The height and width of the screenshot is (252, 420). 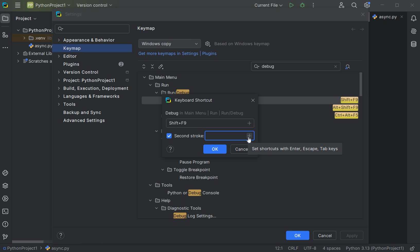 What do you see at coordinates (193, 193) in the screenshot?
I see `python or debug console` at bounding box center [193, 193].